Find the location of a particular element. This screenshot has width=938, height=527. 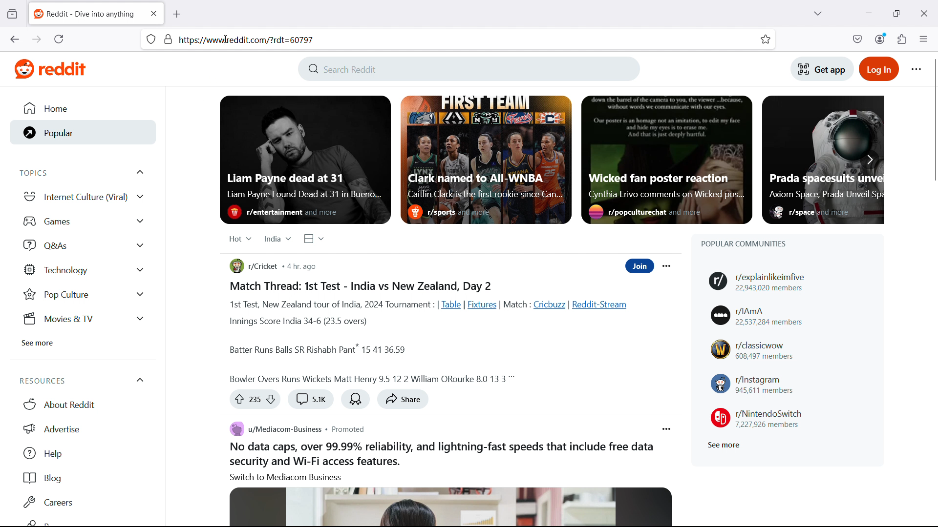

Search Reddit is located at coordinates (469, 68).